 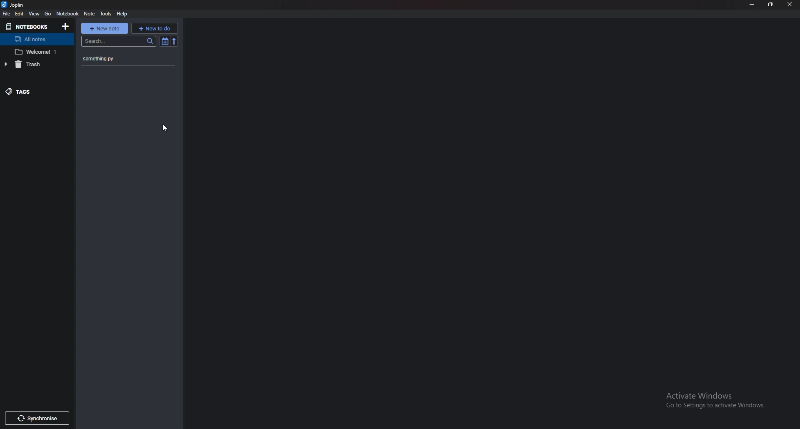 I want to click on trash, so click(x=31, y=65).